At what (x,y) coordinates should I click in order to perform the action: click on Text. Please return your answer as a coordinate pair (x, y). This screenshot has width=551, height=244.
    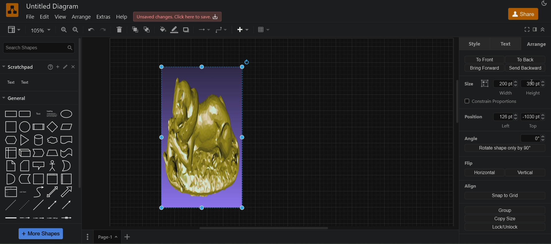
    Looking at the image, I should click on (27, 82).